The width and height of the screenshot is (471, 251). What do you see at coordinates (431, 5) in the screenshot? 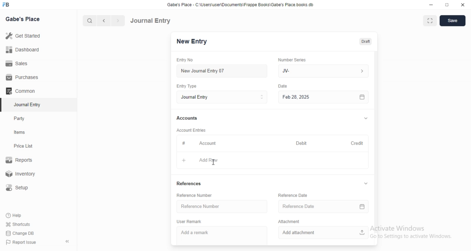
I see `minimize` at bounding box center [431, 5].